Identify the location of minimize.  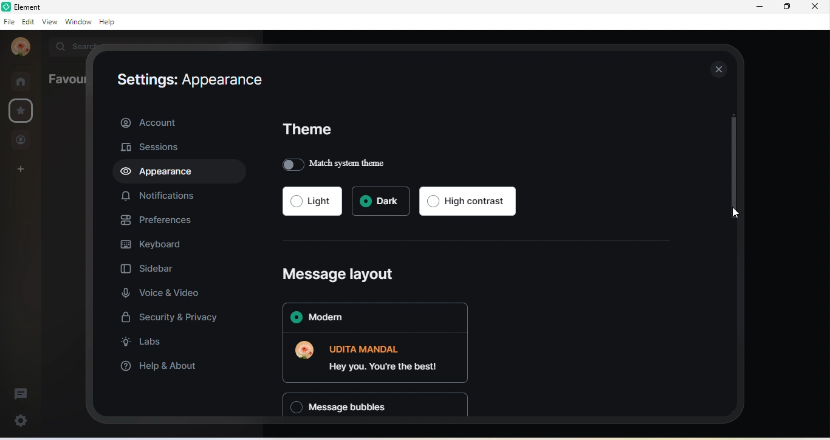
(760, 7).